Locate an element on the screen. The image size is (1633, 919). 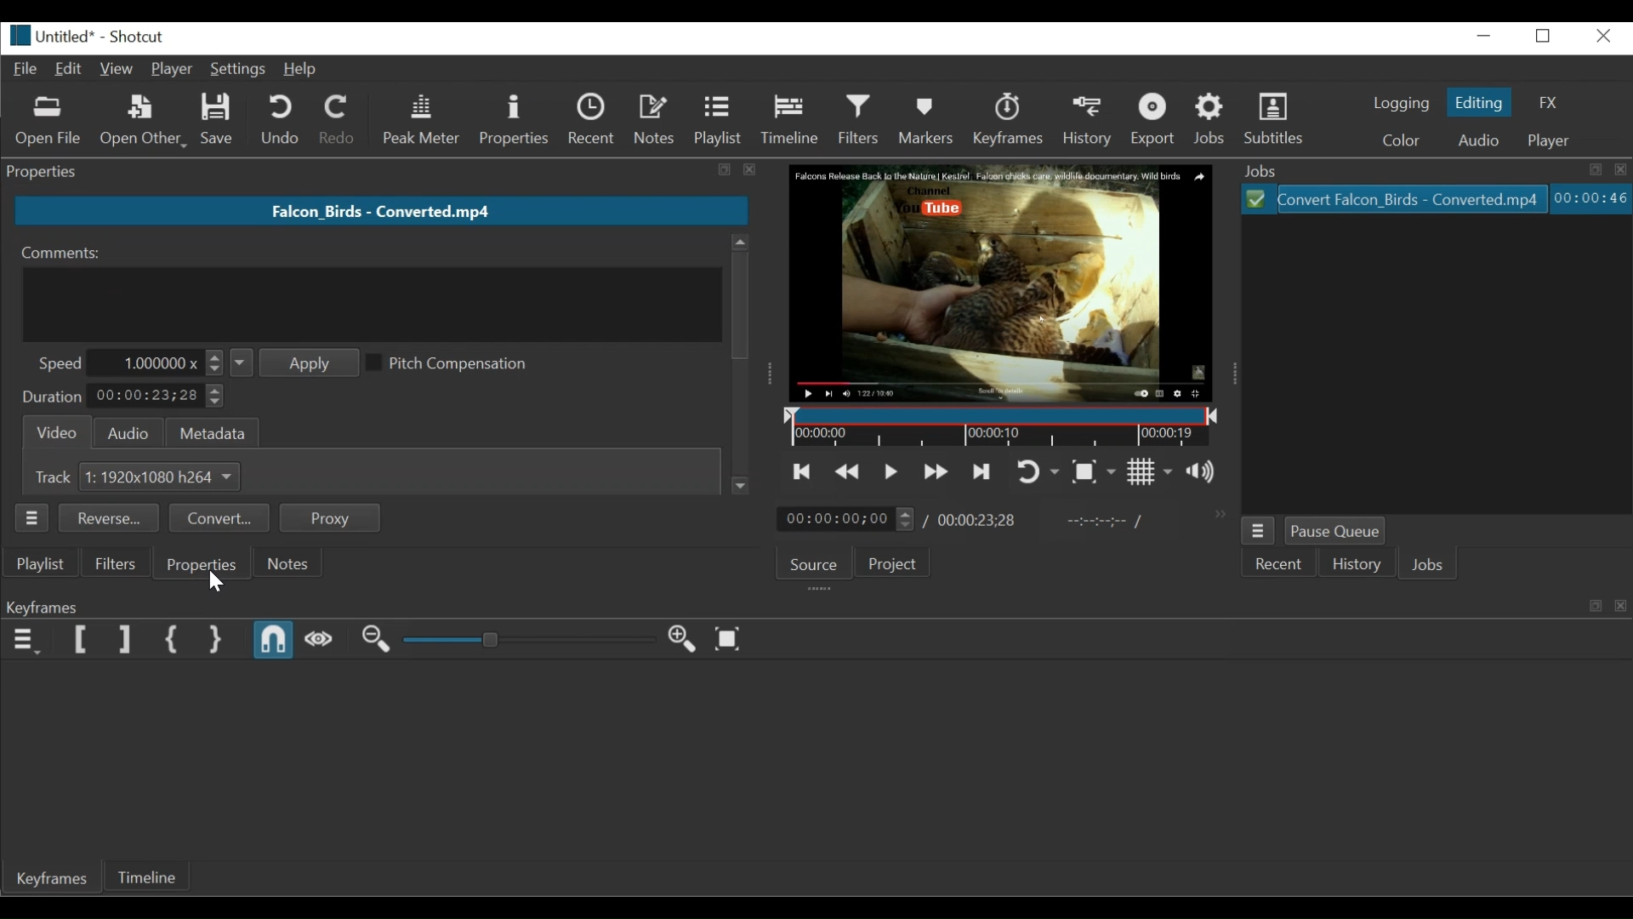
Shotcut is located at coordinates (136, 38).